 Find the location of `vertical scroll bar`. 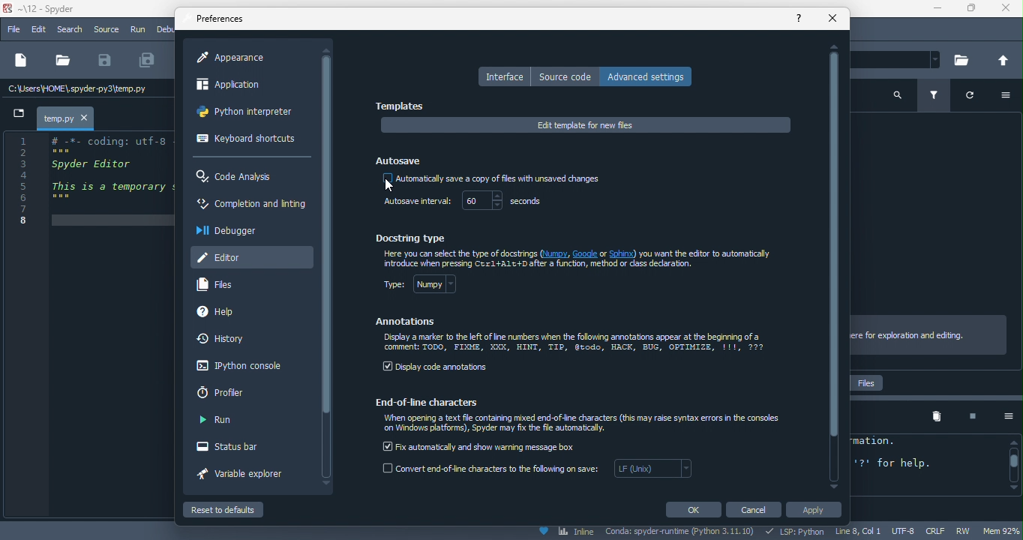

vertical scroll bar is located at coordinates (327, 235).